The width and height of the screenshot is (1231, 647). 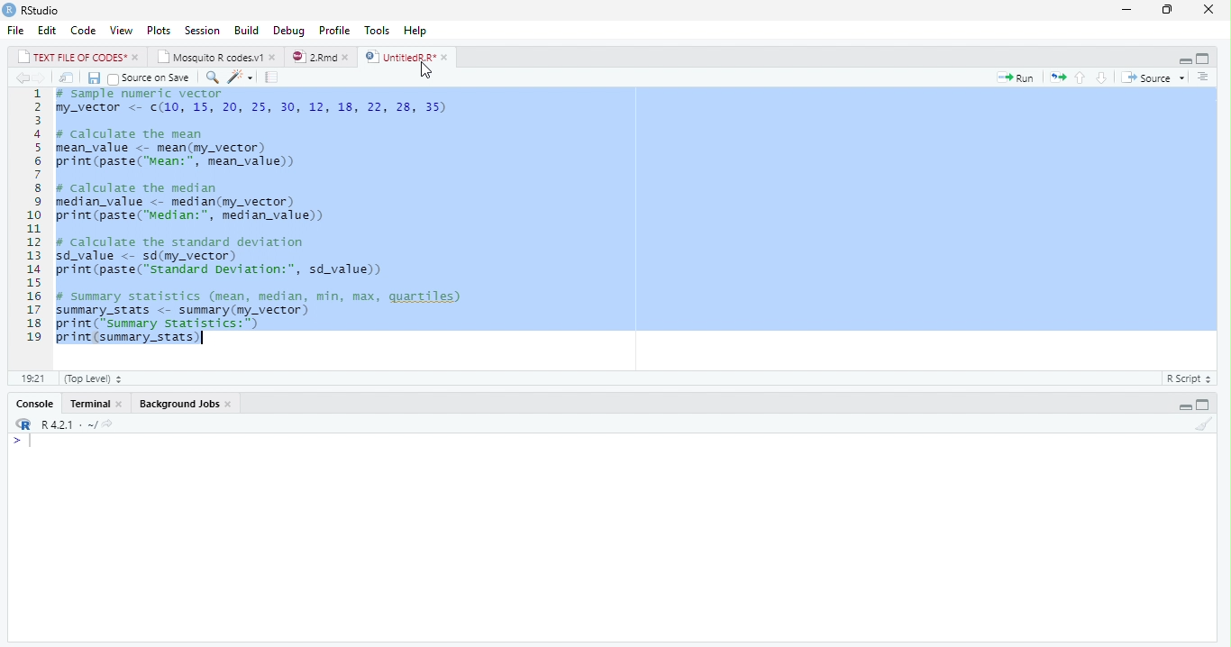 I want to click on close, so click(x=350, y=58).